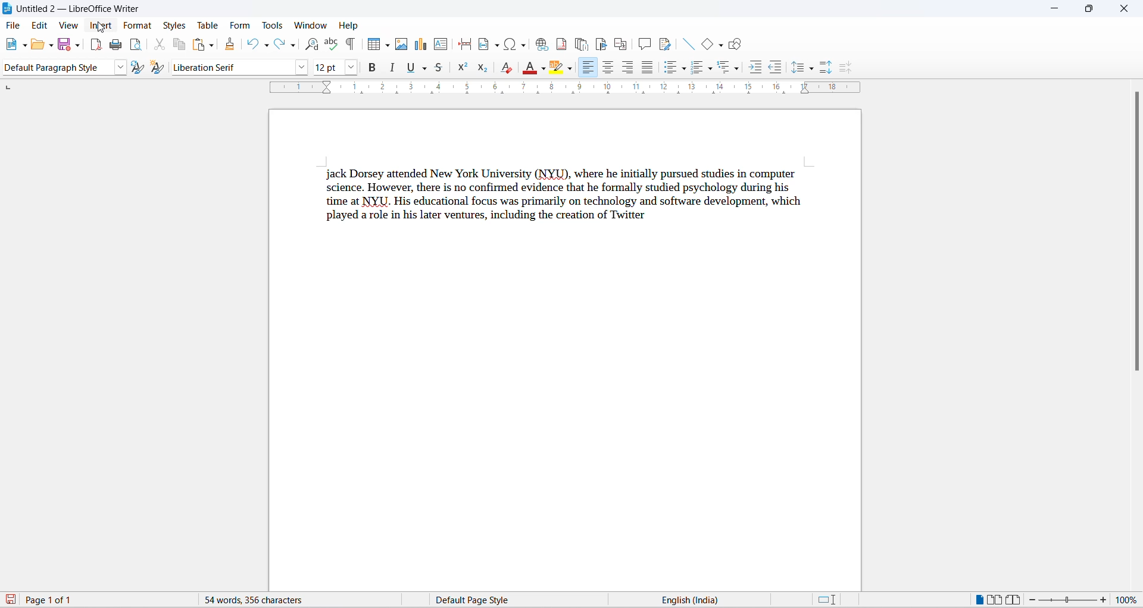 The height and width of the screenshot is (608, 1143). I want to click on new file, so click(13, 44).